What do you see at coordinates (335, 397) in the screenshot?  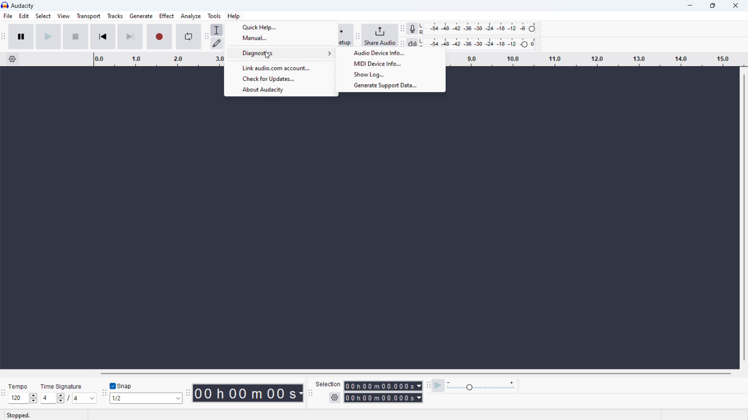 I see `settings` at bounding box center [335, 397].